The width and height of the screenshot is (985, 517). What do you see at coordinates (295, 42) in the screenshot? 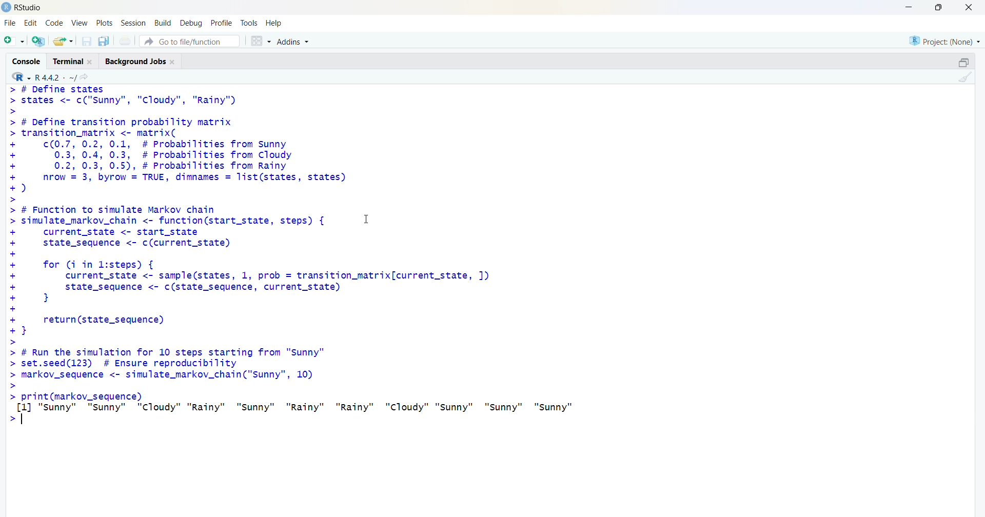
I see `addins` at bounding box center [295, 42].